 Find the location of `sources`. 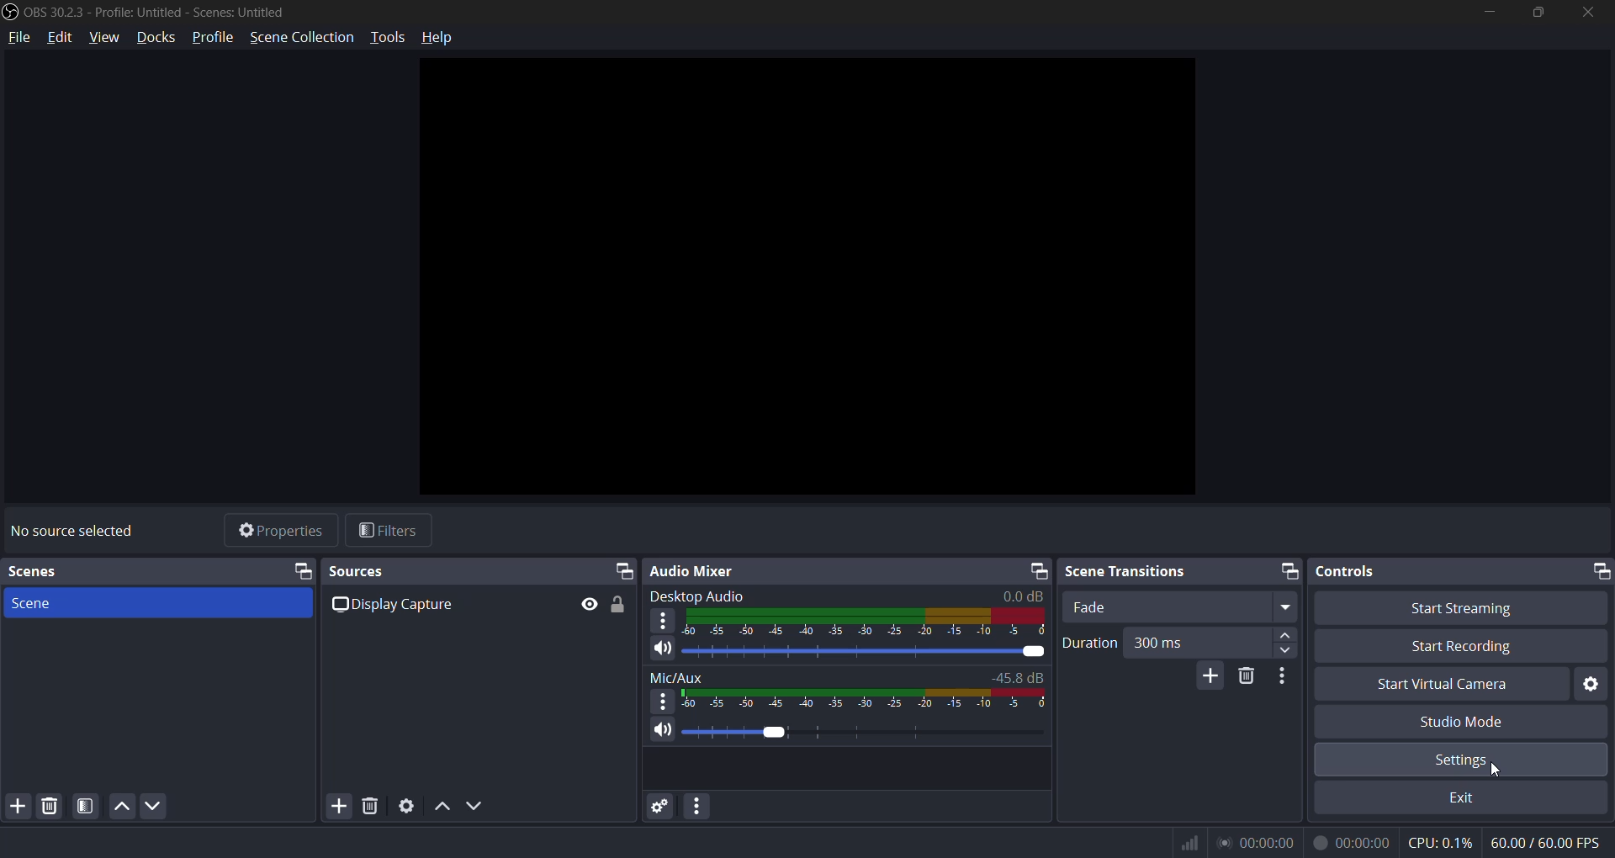

sources is located at coordinates (467, 572).